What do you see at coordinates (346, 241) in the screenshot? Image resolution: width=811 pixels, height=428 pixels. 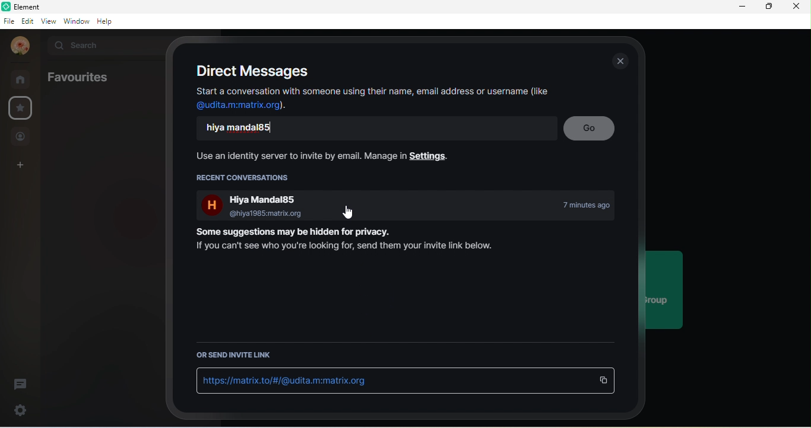 I see `Some suggestions may be hidden for privacy If you can't see who you're looking for, send them your invite link below.` at bounding box center [346, 241].